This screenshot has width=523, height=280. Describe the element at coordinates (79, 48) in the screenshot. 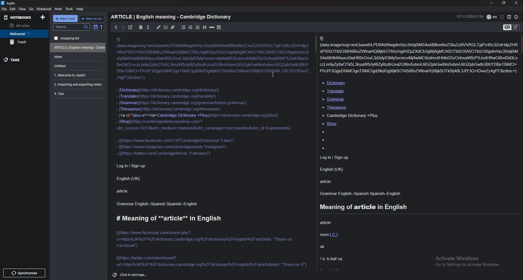

I see `web clip` at that location.